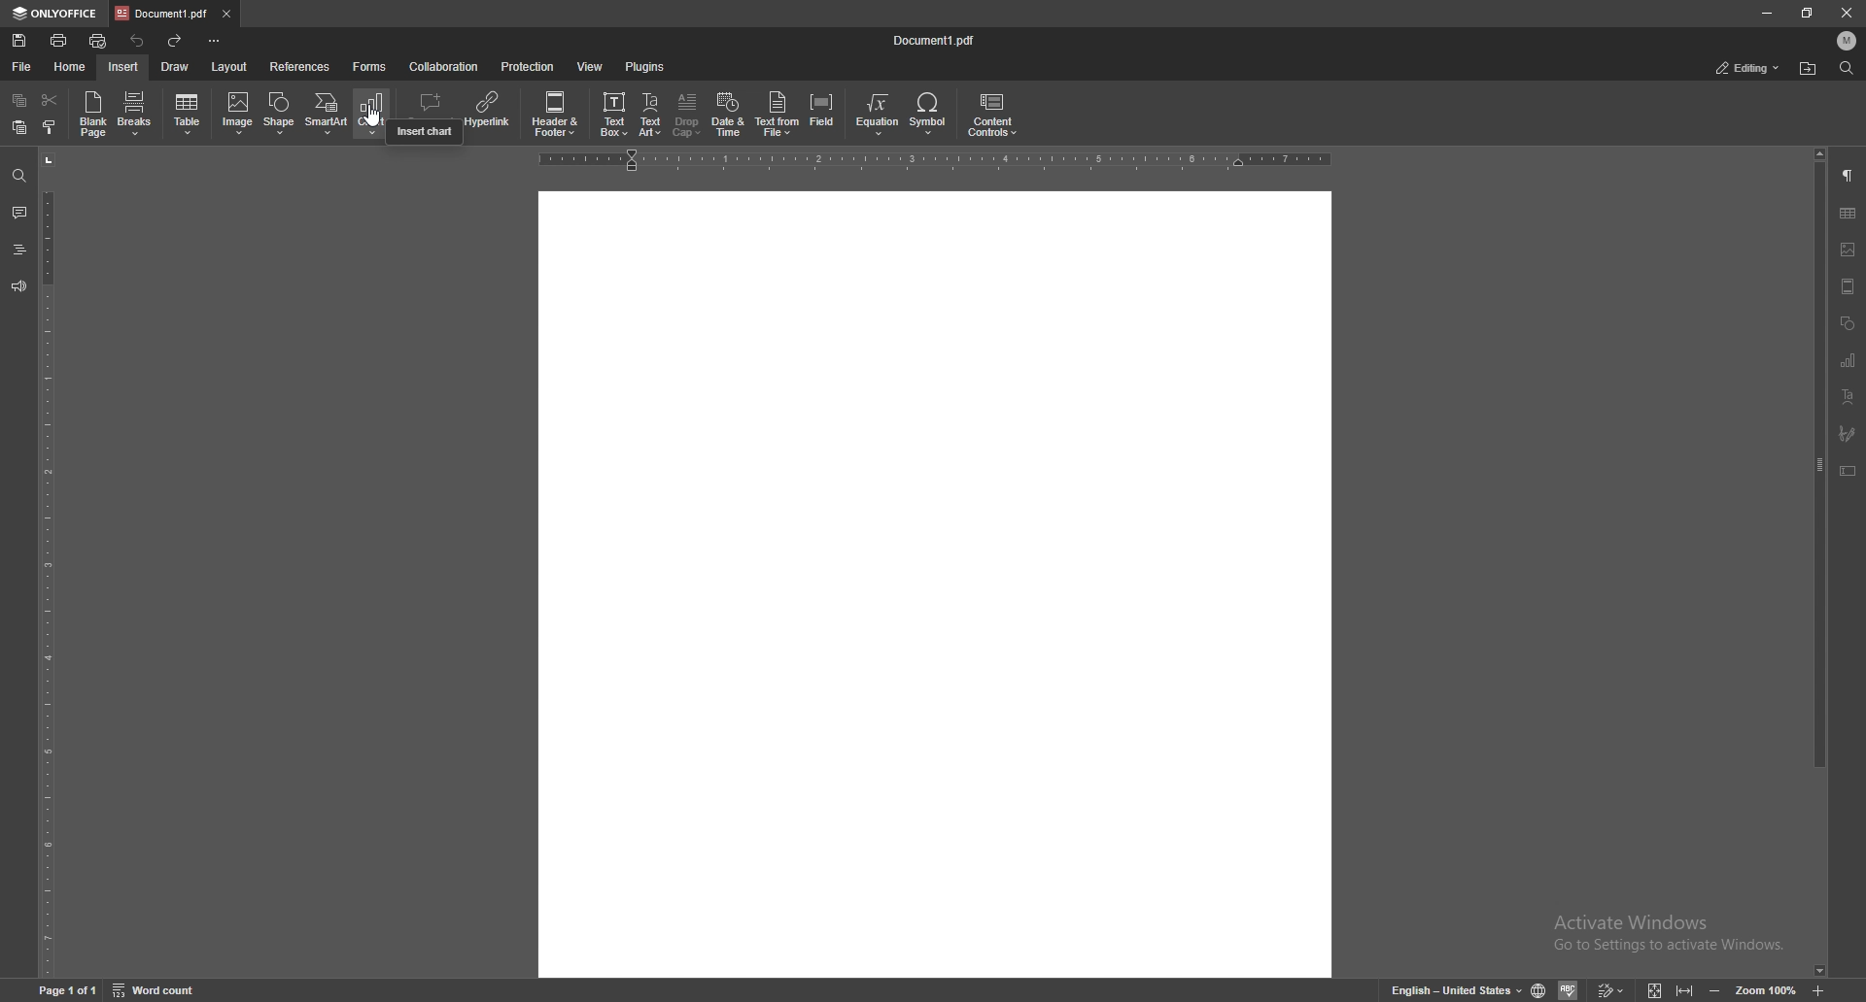 The width and height of the screenshot is (1866, 1002). What do you see at coordinates (45, 565) in the screenshot?
I see `vertical scale` at bounding box center [45, 565].